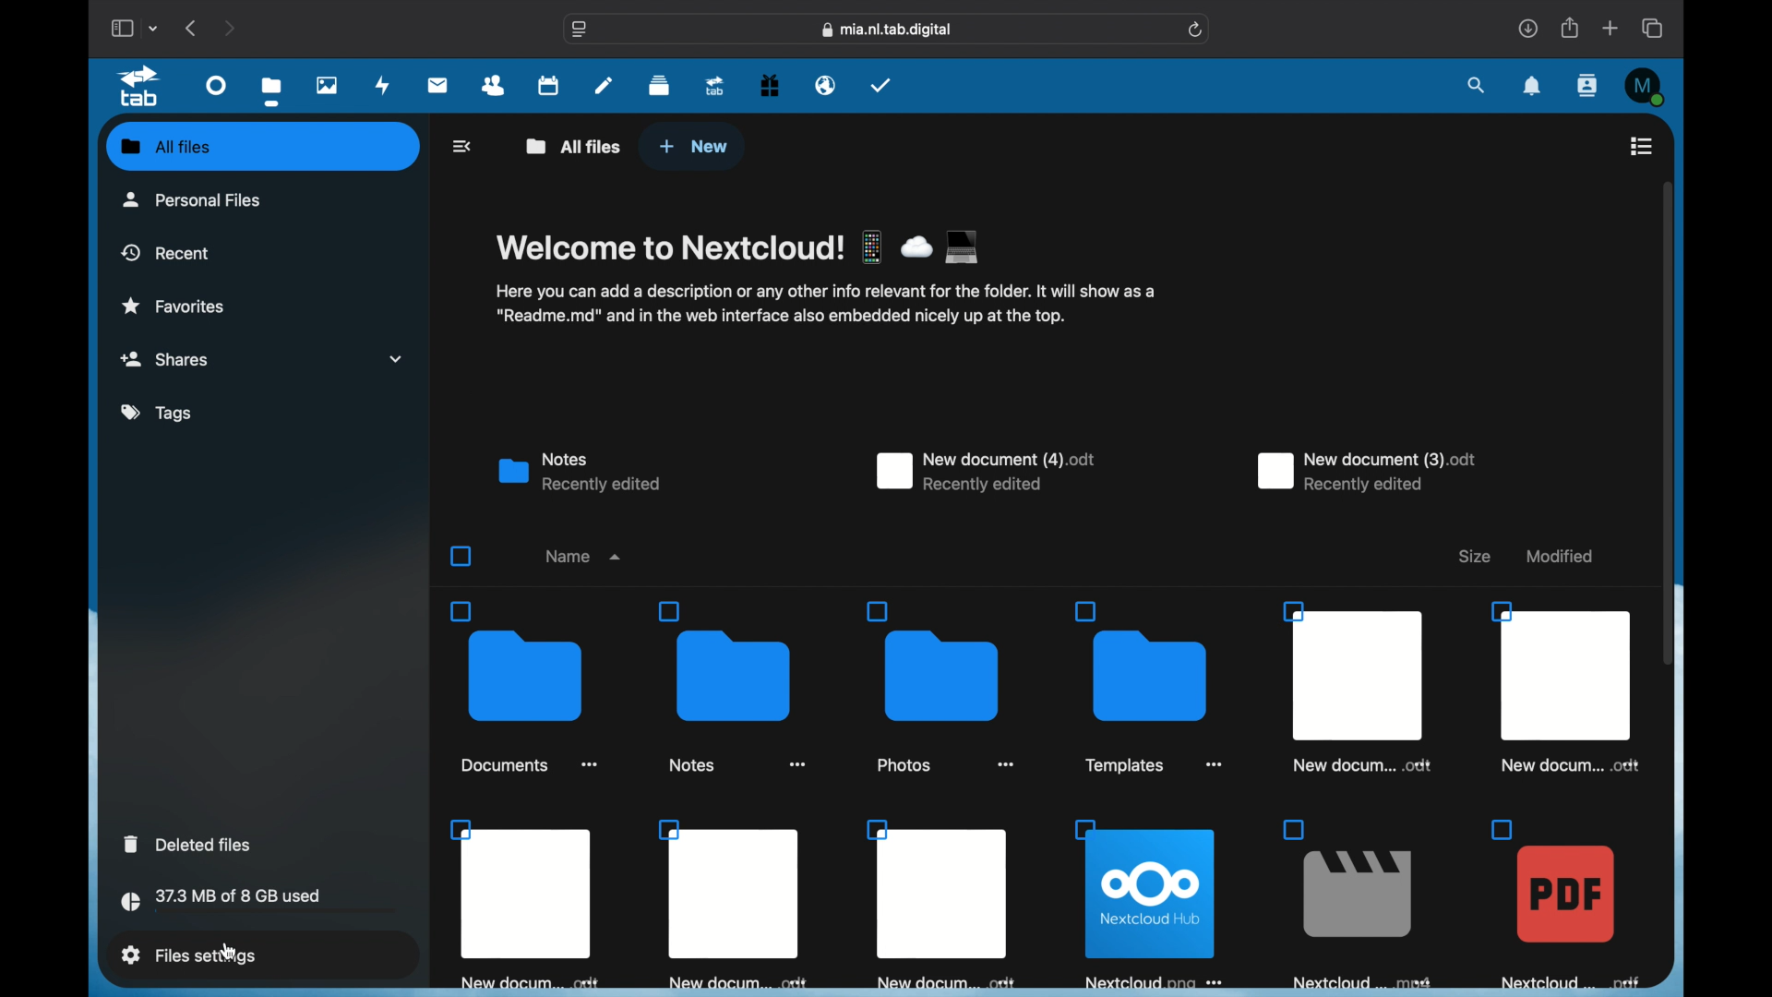 The height and width of the screenshot is (997, 1772). I want to click on , so click(581, 472).